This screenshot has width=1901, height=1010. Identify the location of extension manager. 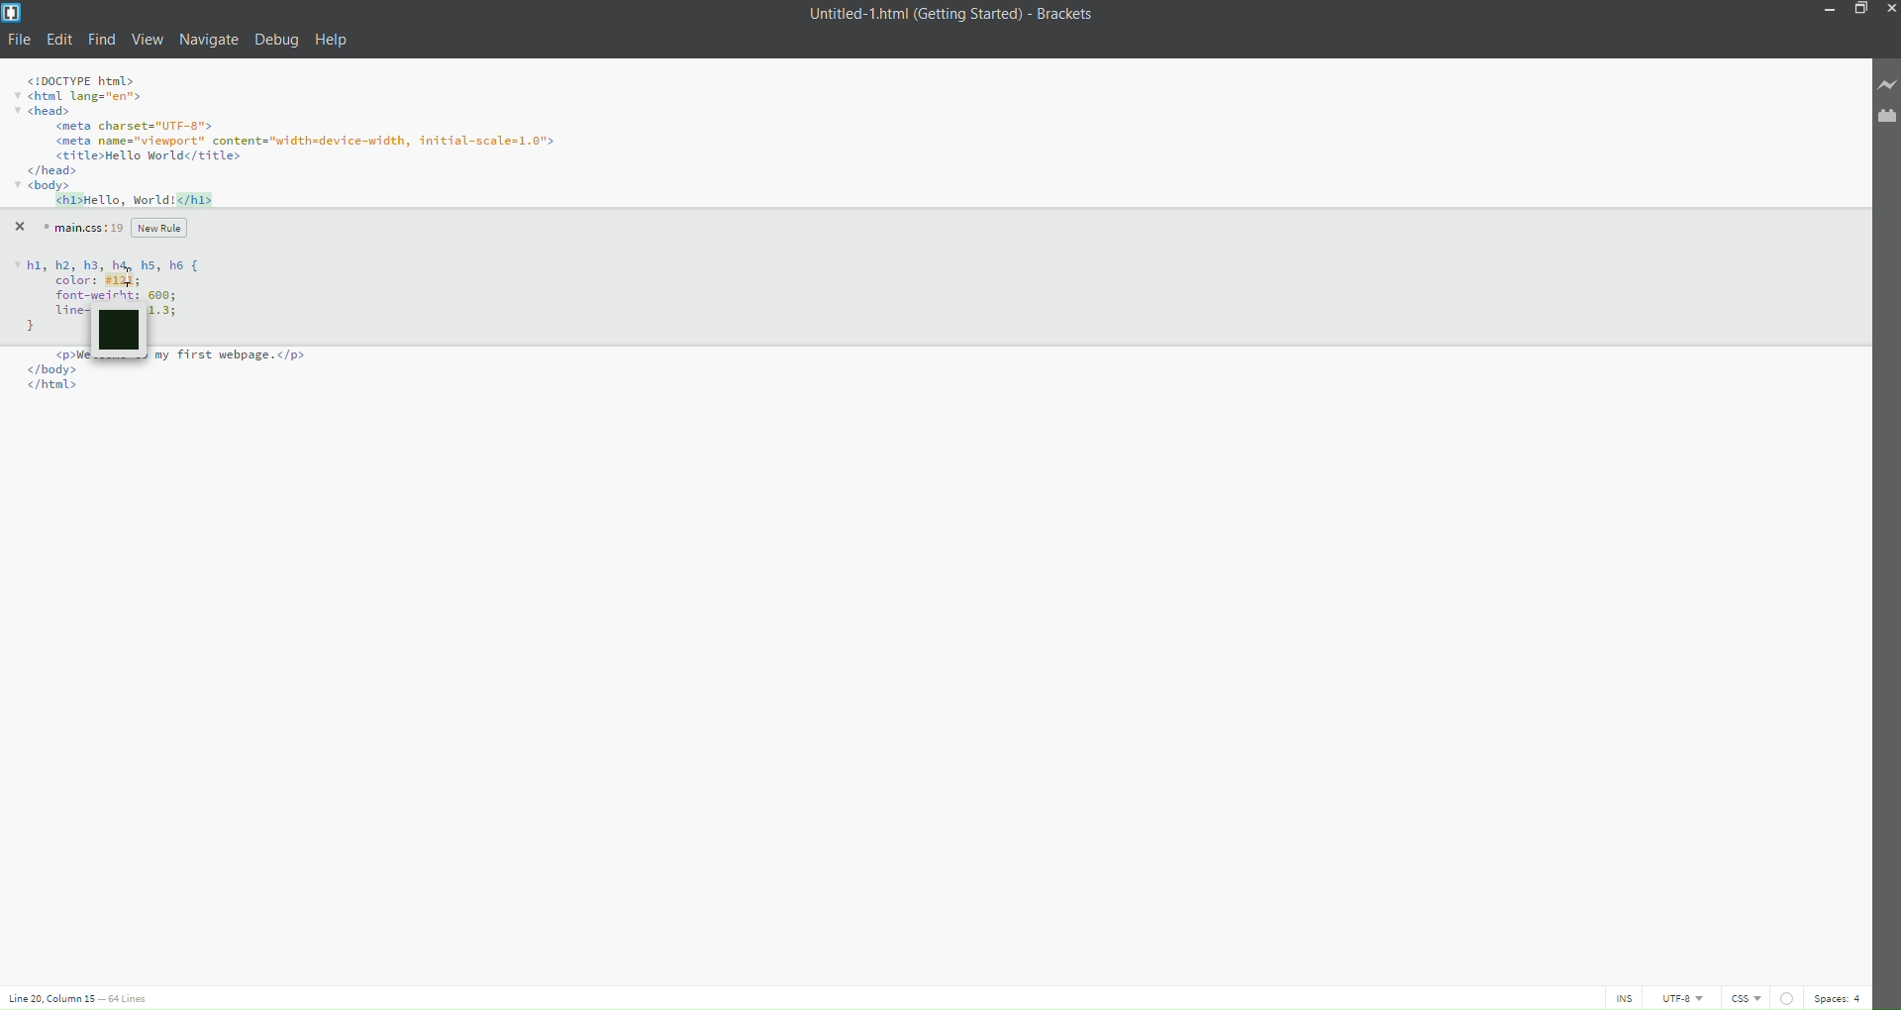
(1882, 116).